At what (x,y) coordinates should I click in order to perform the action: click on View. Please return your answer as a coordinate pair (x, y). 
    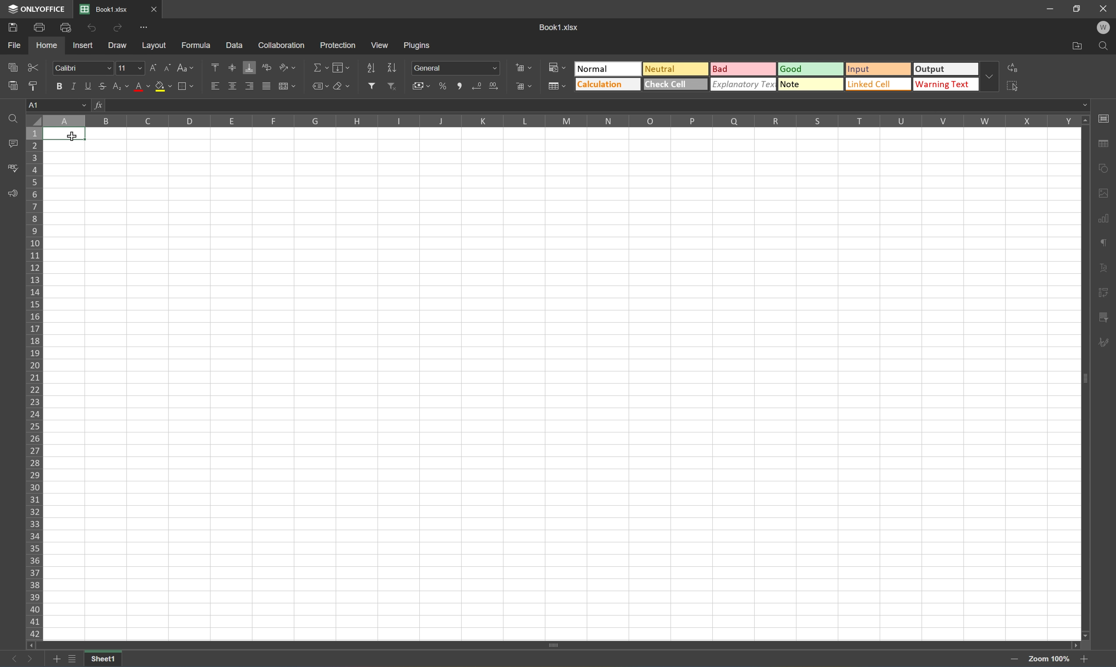
    Looking at the image, I should click on (381, 44).